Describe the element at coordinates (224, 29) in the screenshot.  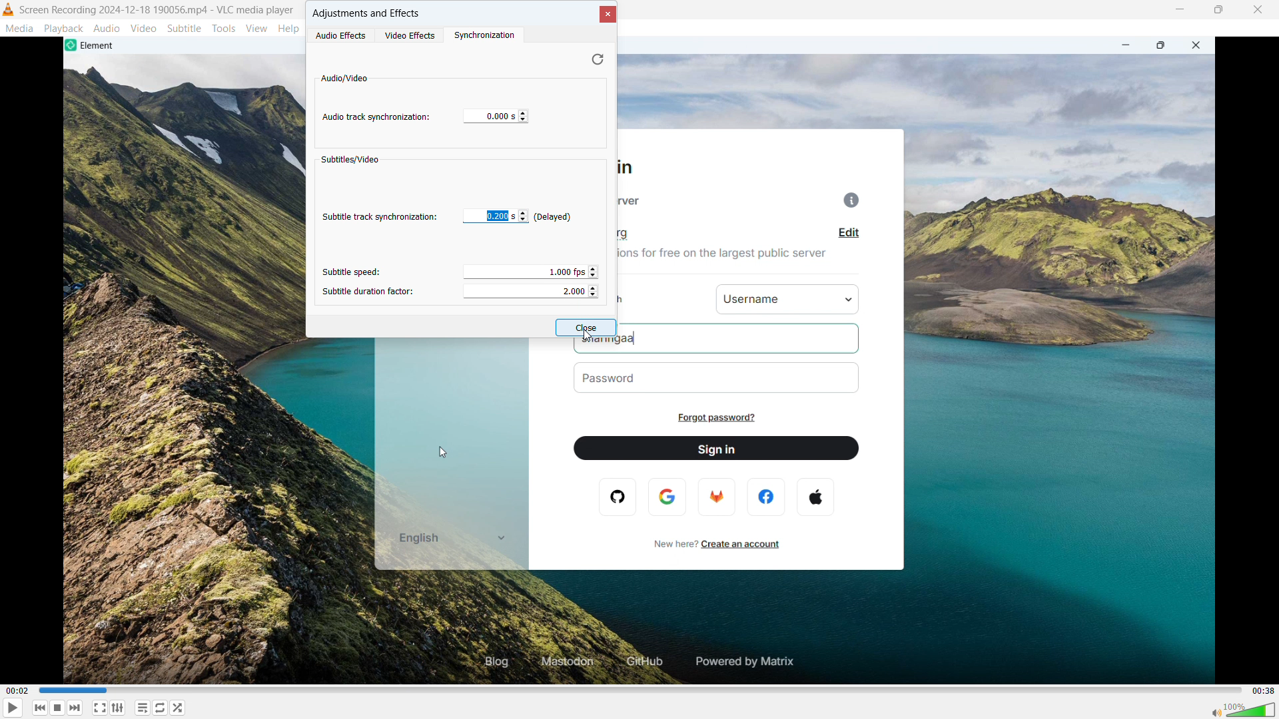
I see `tools` at that location.